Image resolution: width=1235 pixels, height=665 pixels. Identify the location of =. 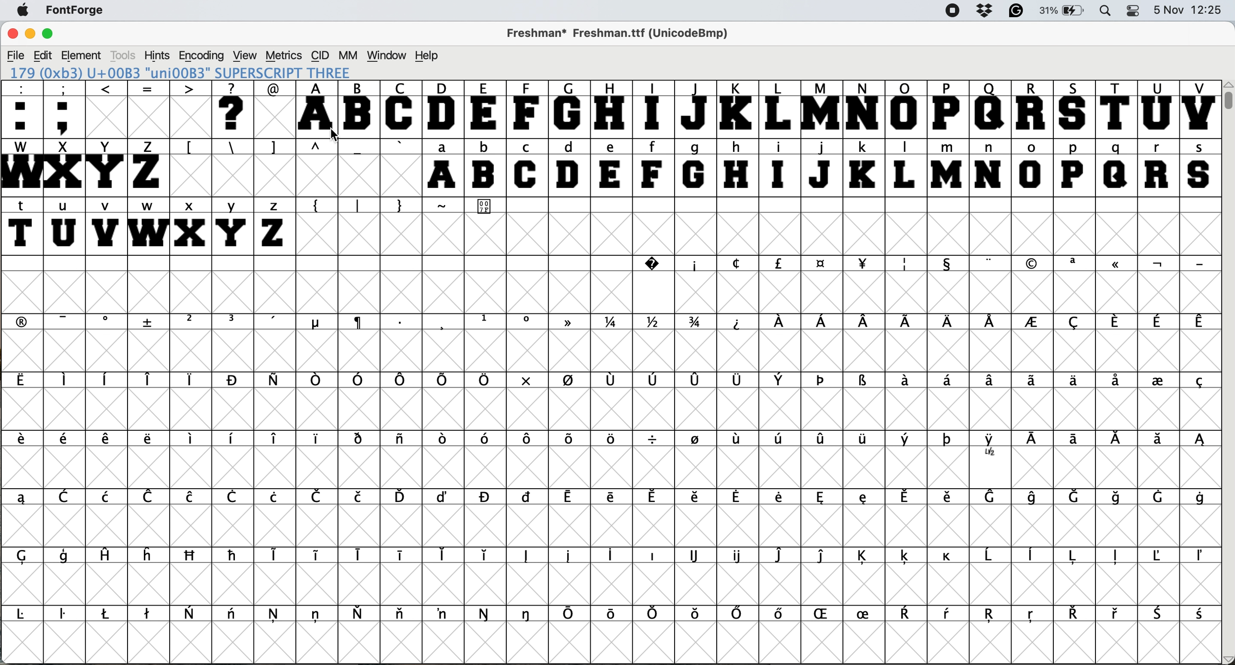
(148, 109).